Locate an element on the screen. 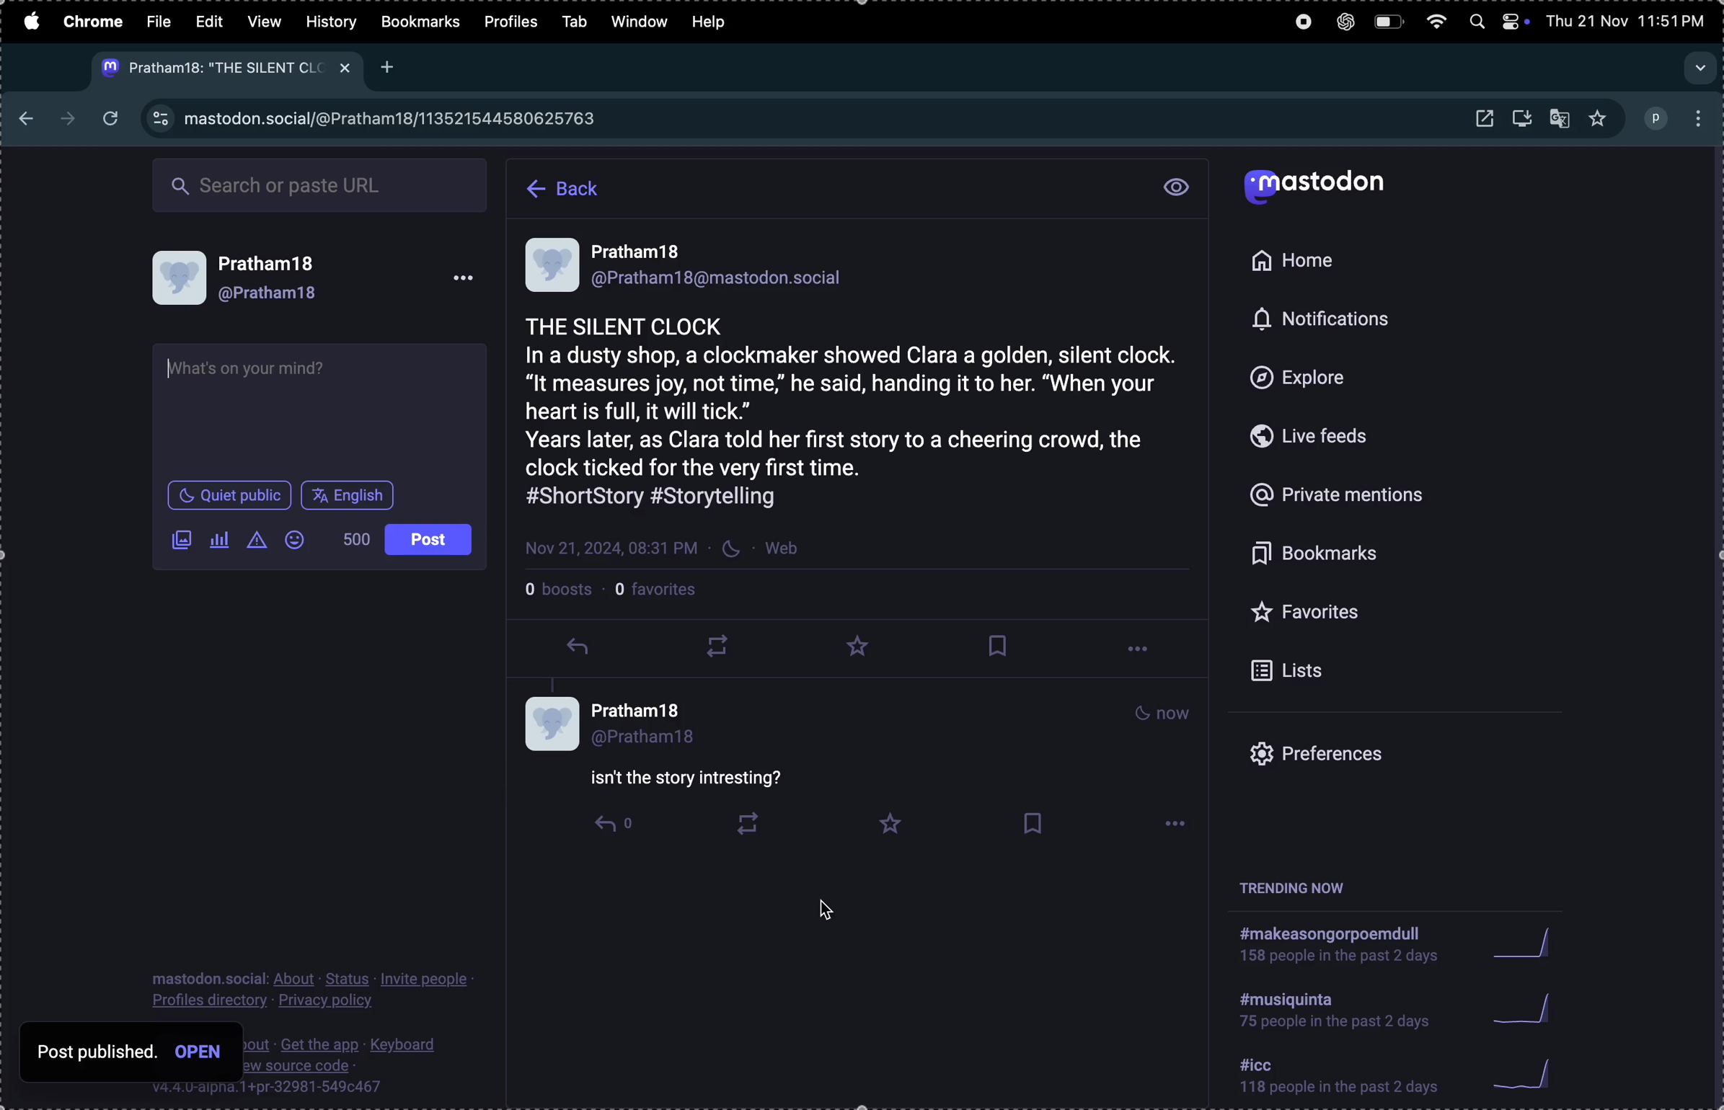 Image resolution: width=1724 pixels, height=1110 pixels. notifications is located at coordinates (1322, 321).